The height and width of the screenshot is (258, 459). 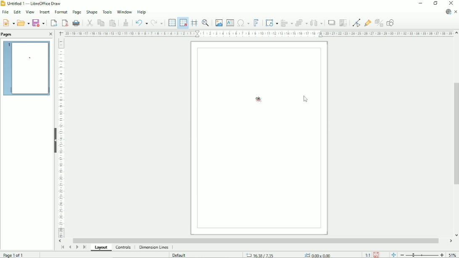 I want to click on Scroll to next page, so click(x=77, y=247).